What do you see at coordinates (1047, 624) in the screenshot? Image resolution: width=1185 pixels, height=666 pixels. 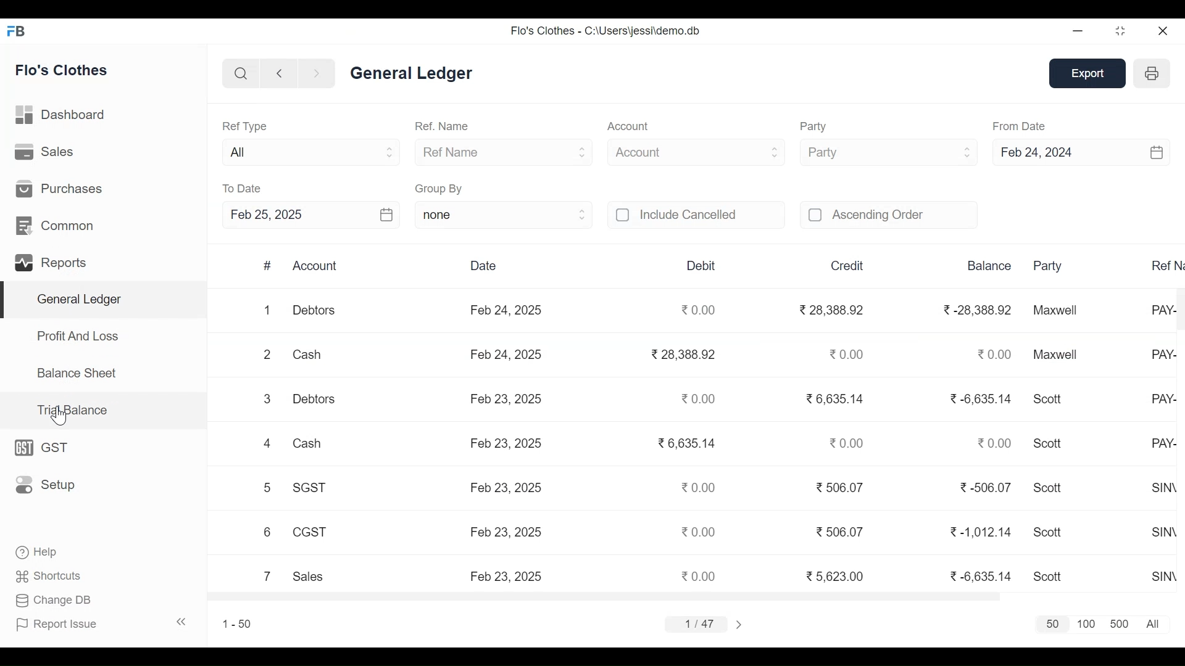 I see `50` at bounding box center [1047, 624].